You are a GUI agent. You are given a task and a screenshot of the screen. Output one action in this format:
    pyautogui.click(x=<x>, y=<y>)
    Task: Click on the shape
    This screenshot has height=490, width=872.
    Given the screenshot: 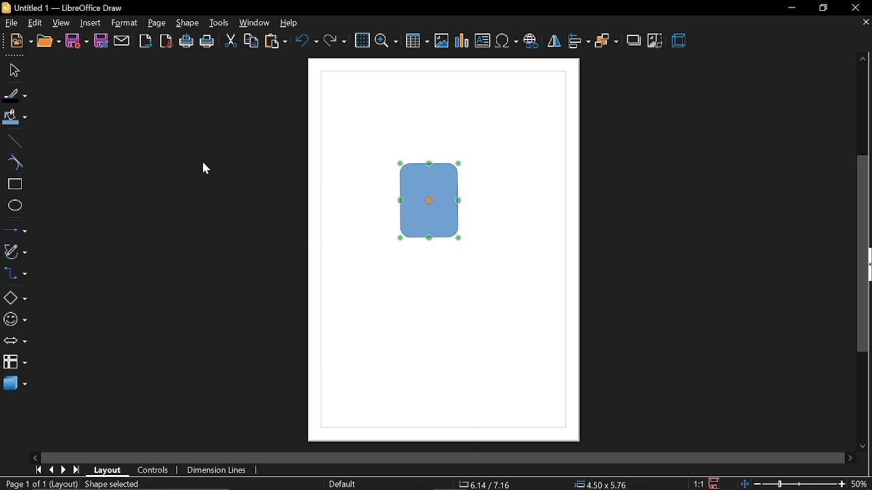 What is the action you would take?
    pyautogui.click(x=188, y=22)
    